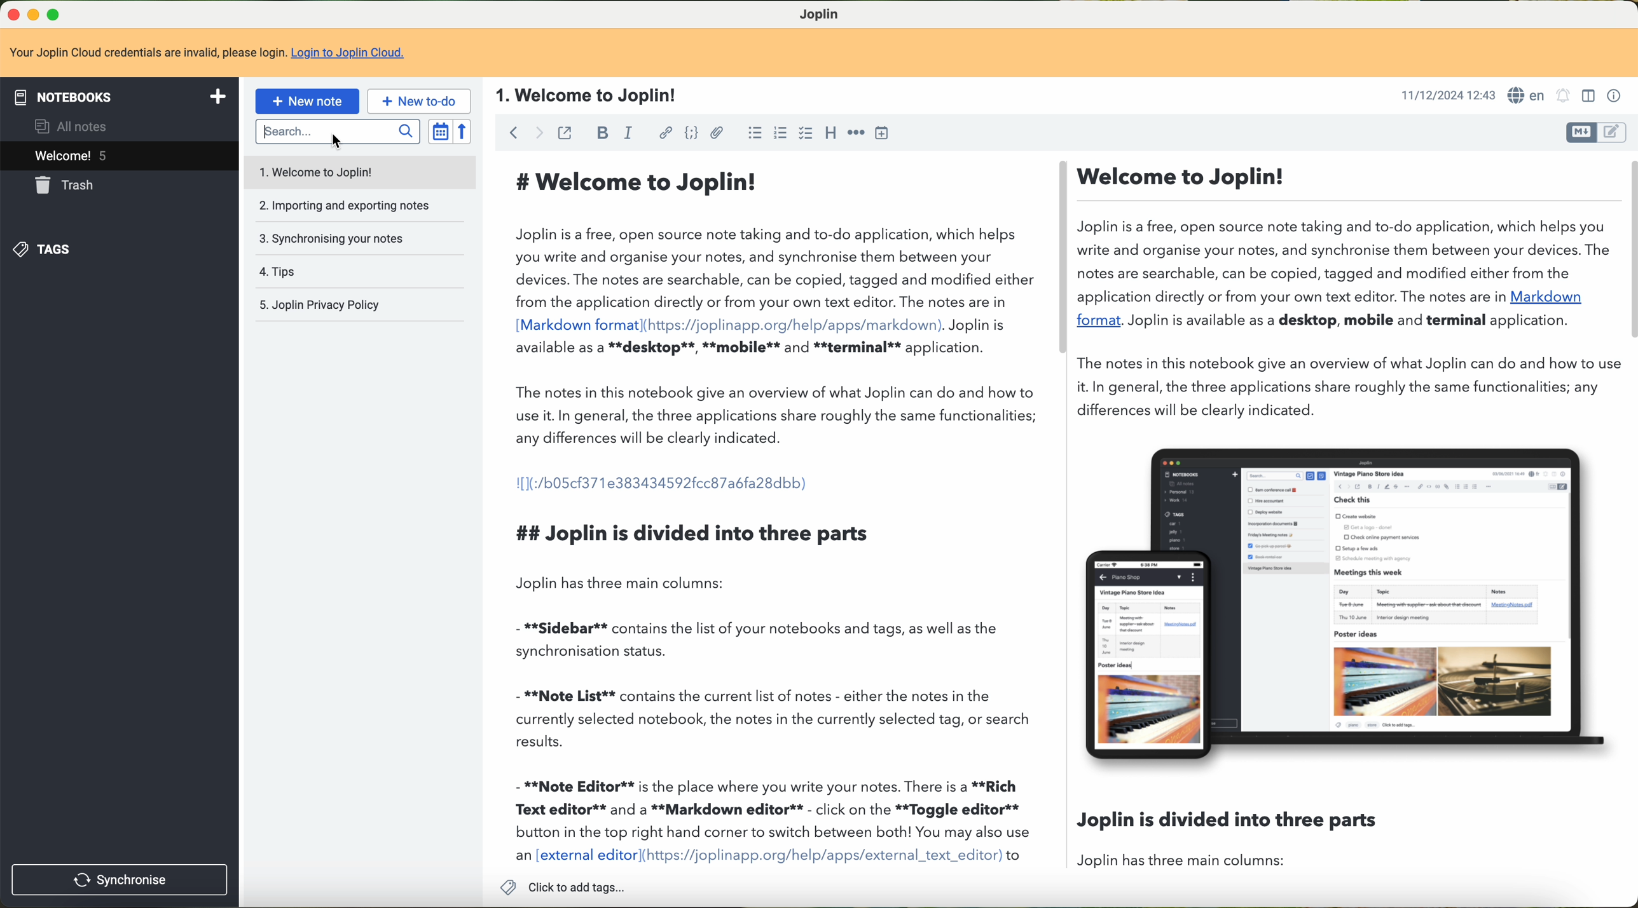 The width and height of the screenshot is (1638, 908). Describe the element at coordinates (1446, 96) in the screenshot. I see `11/12/2024 12:43` at that location.